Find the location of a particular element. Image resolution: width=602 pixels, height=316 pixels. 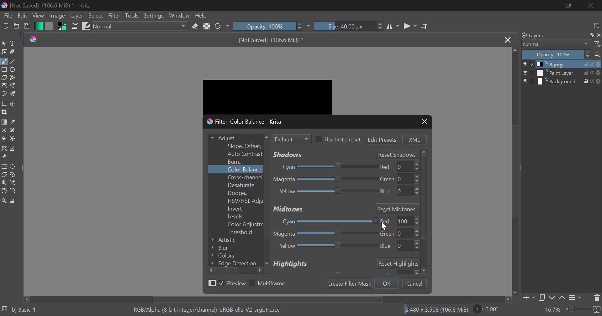

Colorize Mask Tool is located at coordinates (4, 131).